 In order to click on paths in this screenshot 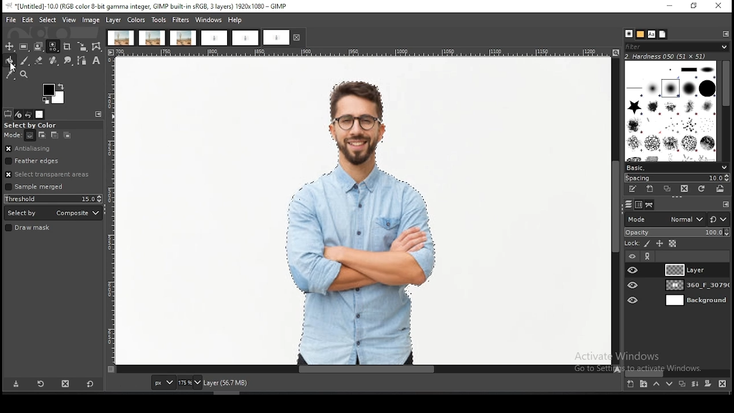, I will do `click(651, 205)`.